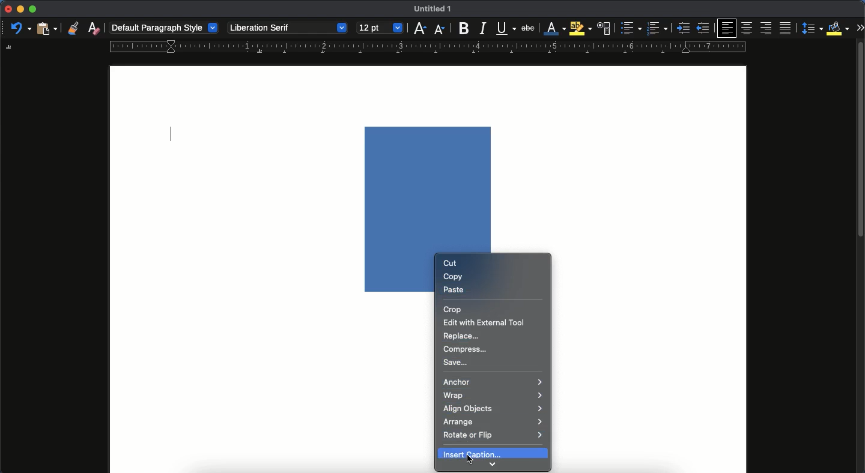 This screenshot has width=865, height=473. Describe the element at coordinates (74, 29) in the screenshot. I see `clone formatting` at that location.